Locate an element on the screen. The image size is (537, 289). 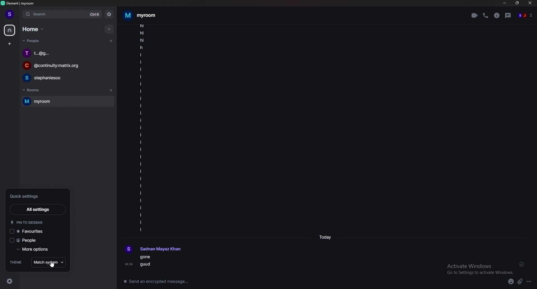
home is located at coordinates (10, 31).